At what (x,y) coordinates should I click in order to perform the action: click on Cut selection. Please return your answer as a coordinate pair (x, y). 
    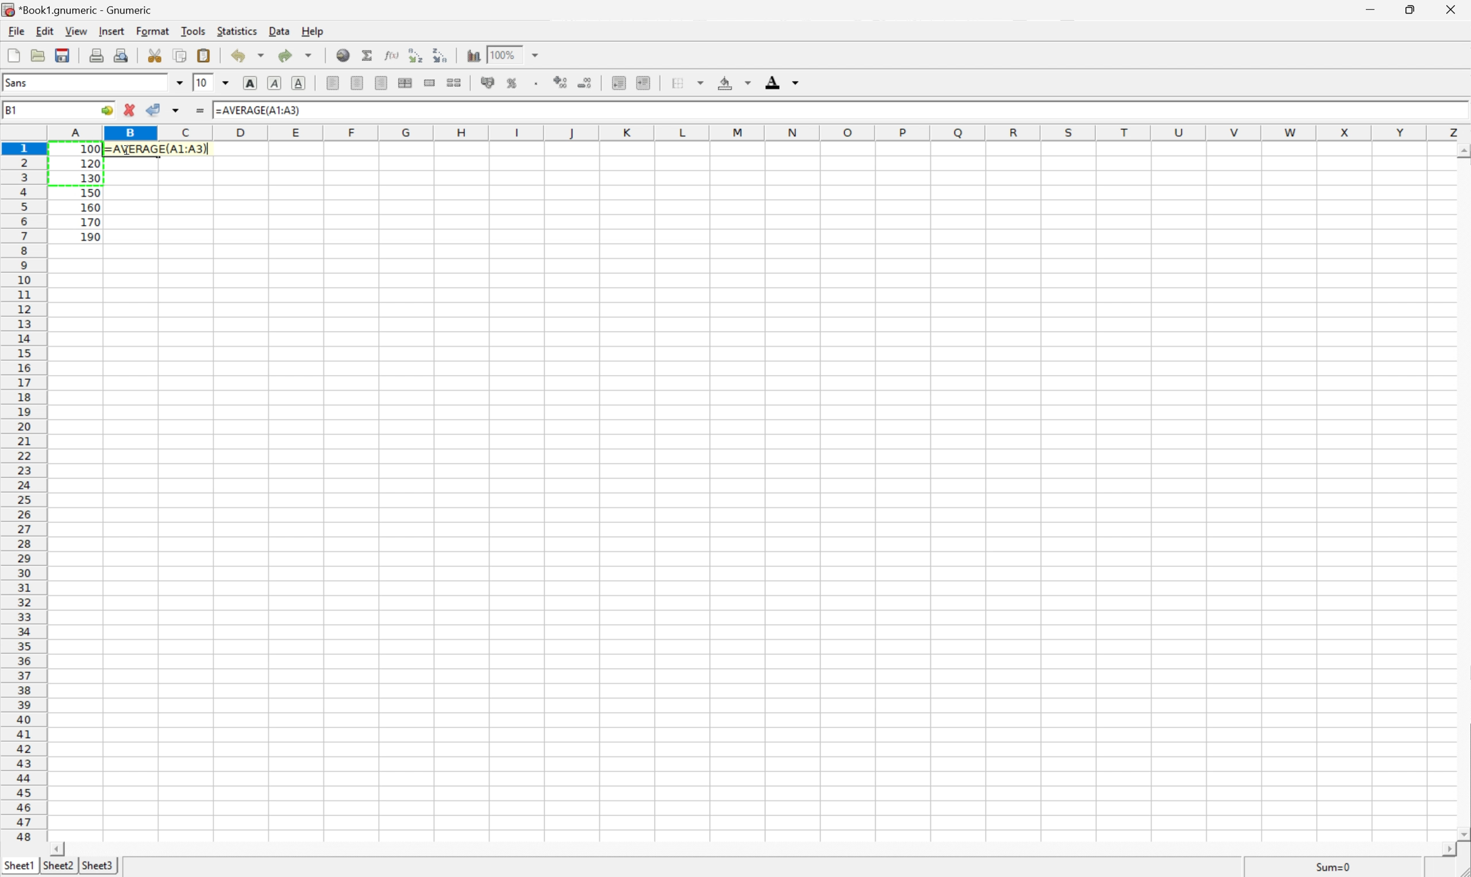
    Looking at the image, I should click on (155, 56).